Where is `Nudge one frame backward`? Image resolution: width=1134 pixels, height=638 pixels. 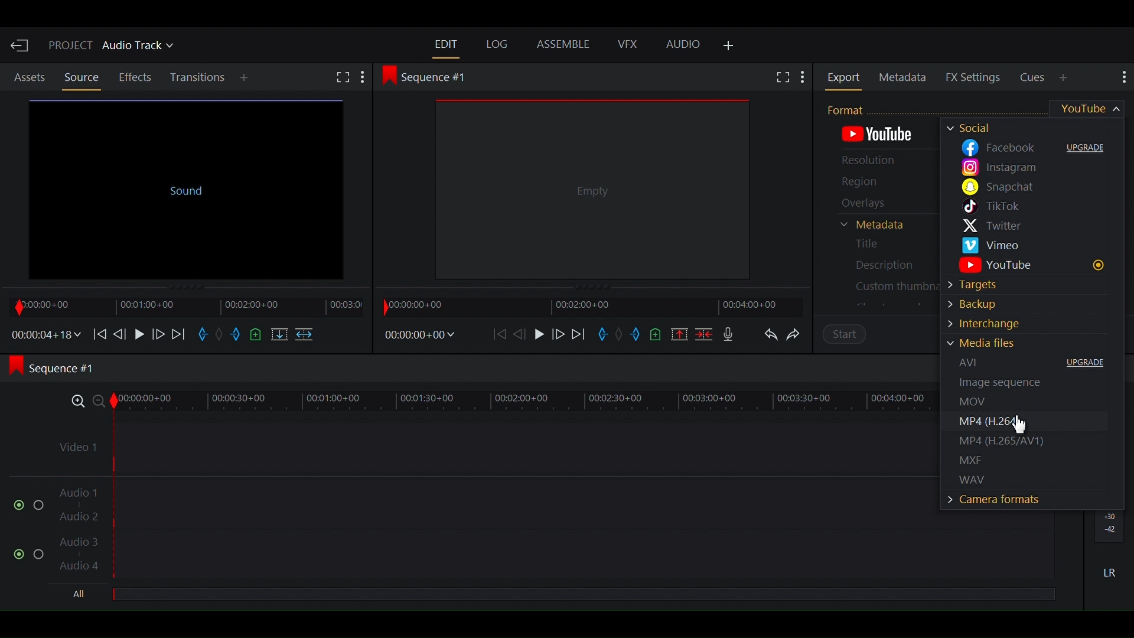
Nudge one frame backward is located at coordinates (121, 333).